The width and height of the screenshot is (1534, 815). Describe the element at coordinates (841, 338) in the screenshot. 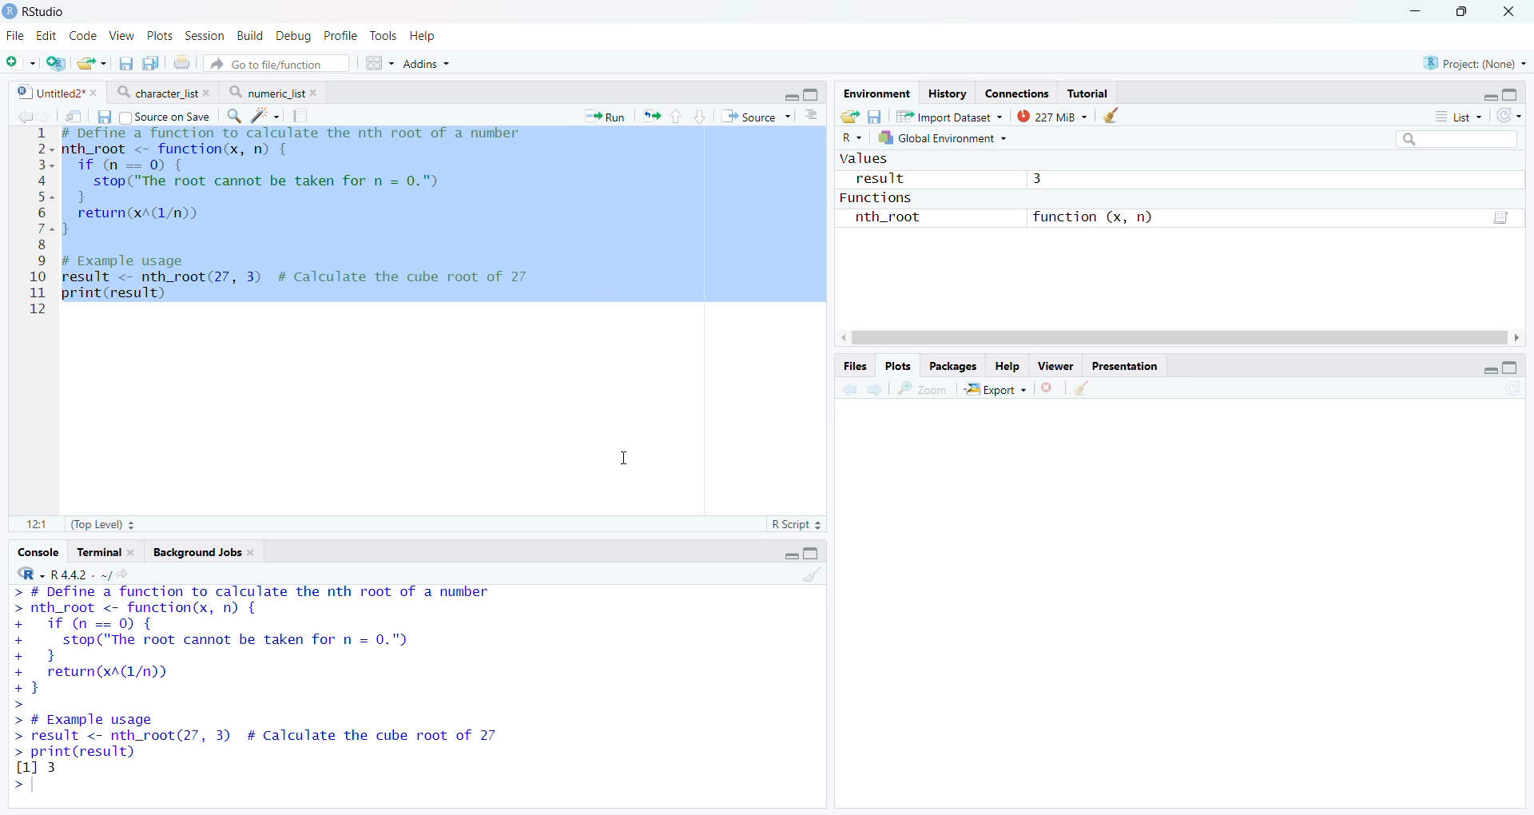

I see `Scroll Left` at that location.